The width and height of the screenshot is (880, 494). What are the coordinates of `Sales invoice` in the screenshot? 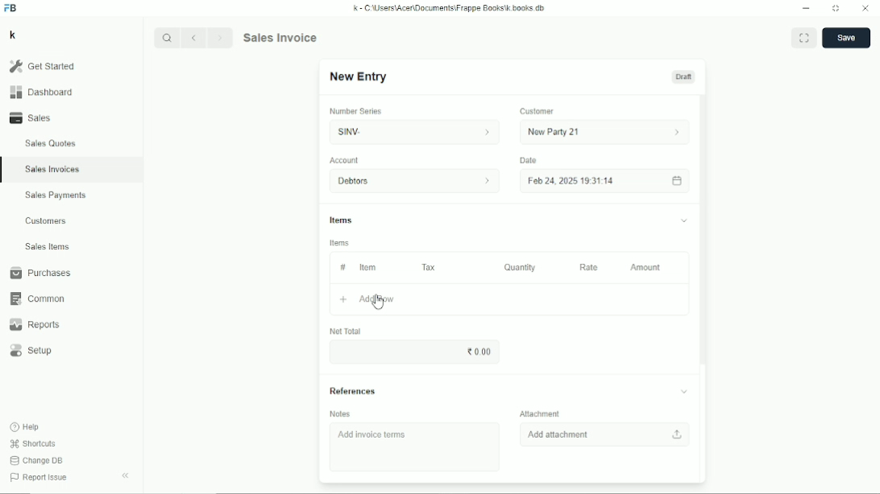 It's located at (280, 37).